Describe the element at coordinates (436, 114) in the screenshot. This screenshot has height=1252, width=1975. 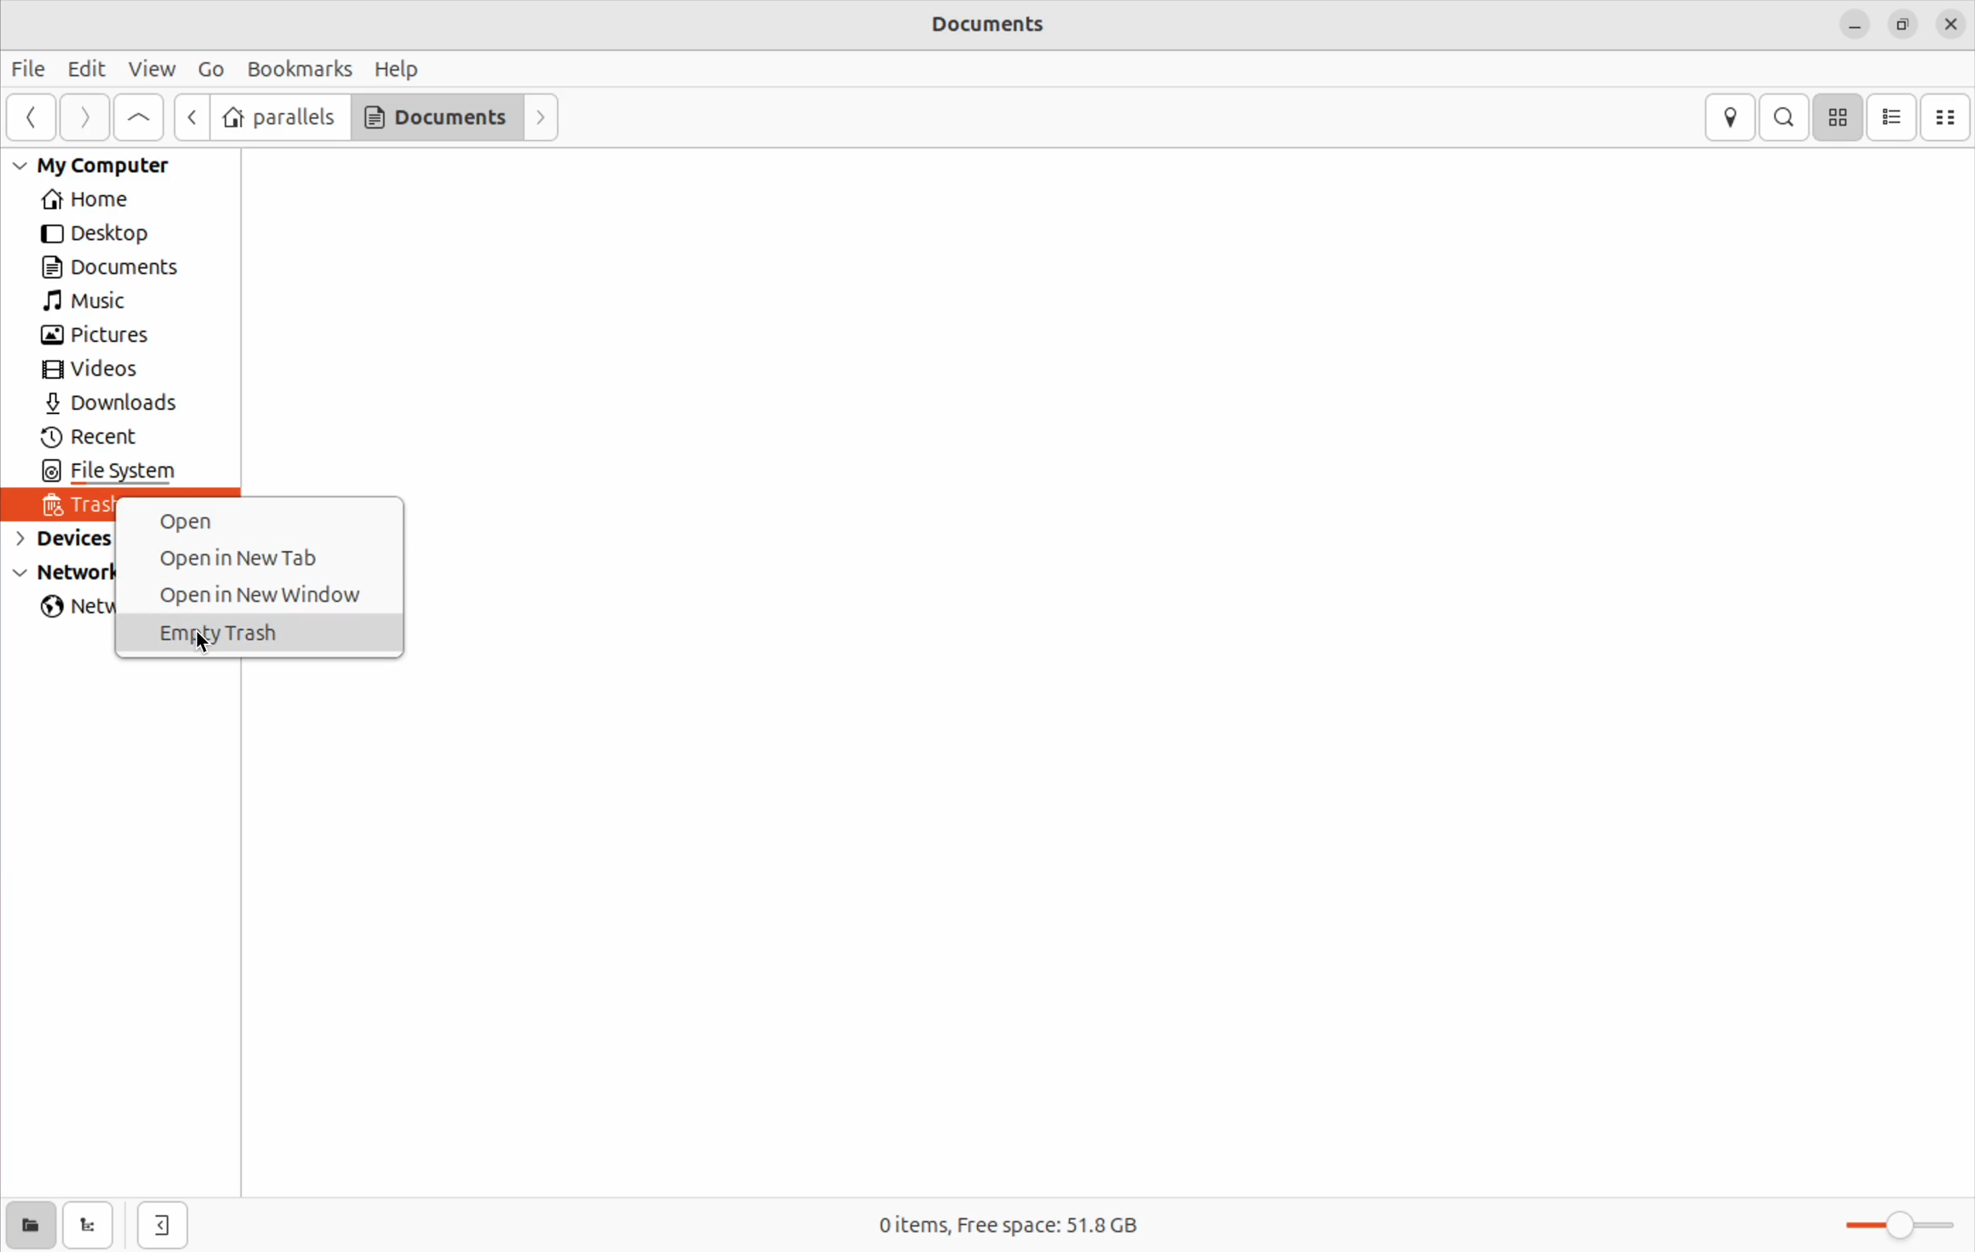
I see `Documents` at that location.